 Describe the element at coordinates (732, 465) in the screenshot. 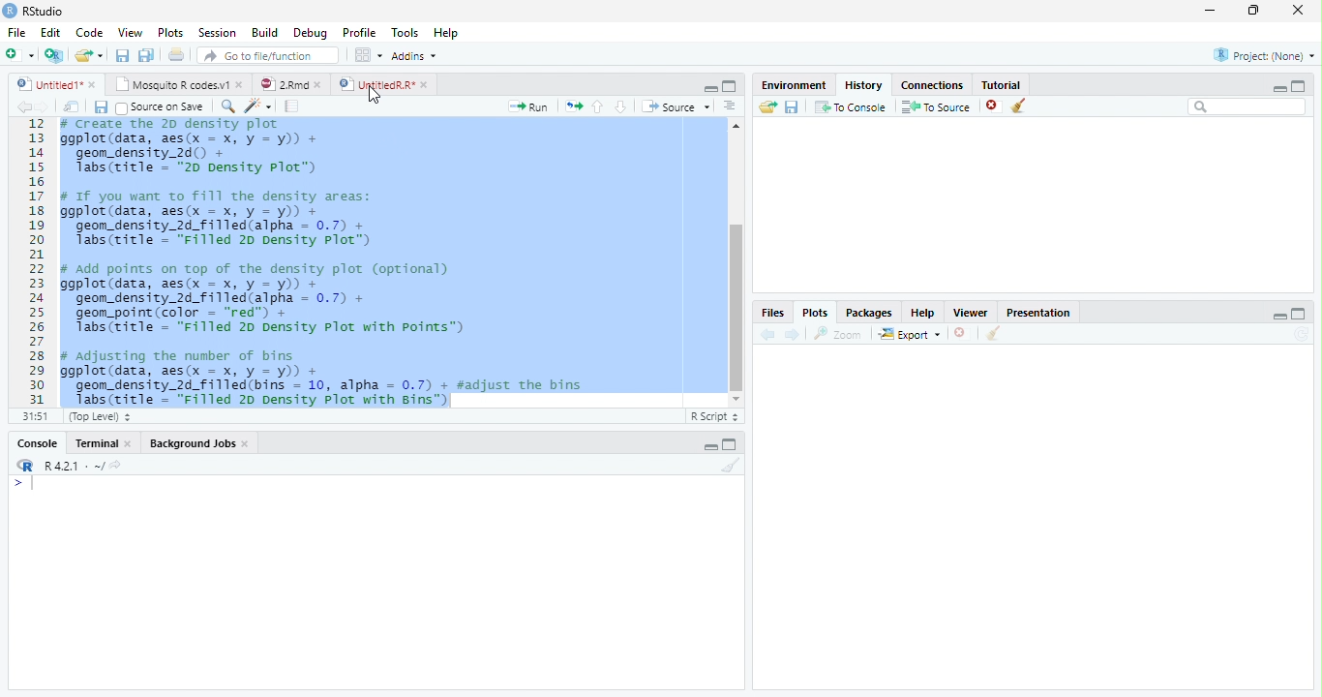

I see `Clear` at that location.